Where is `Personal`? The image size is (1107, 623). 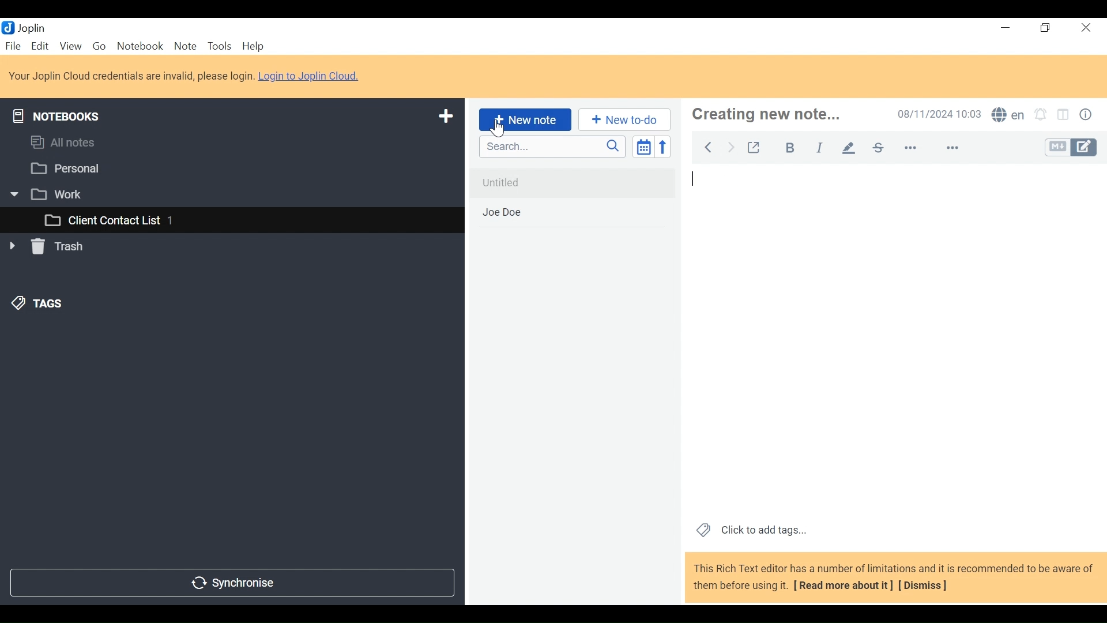
Personal is located at coordinates (228, 168).